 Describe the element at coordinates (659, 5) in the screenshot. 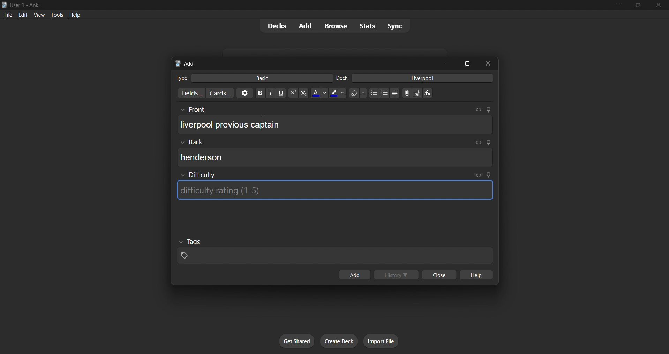

I see `close` at that location.